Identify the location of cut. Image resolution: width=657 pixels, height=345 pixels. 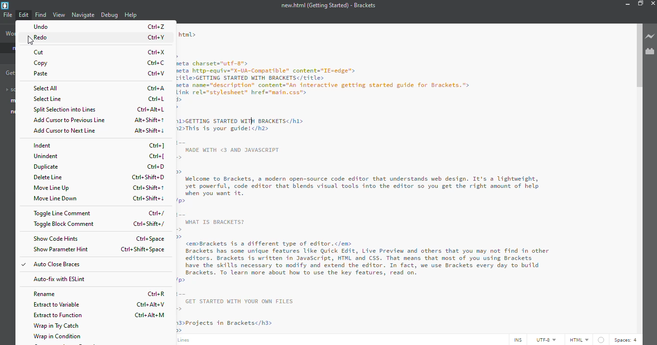
(41, 51).